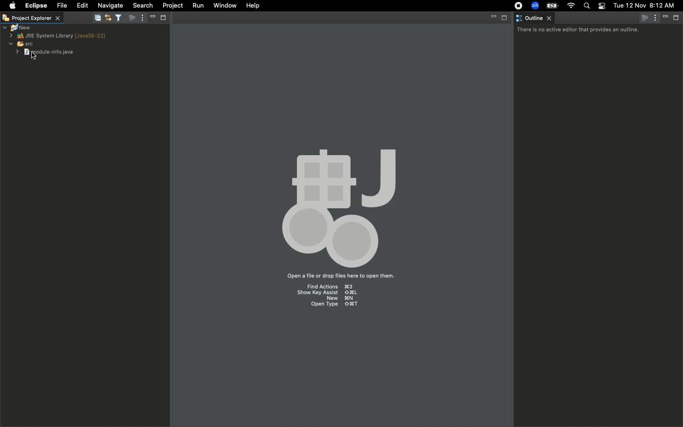  Describe the element at coordinates (340, 277) in the screenshot. I see `Open a file or drop files here to open them` at that location.